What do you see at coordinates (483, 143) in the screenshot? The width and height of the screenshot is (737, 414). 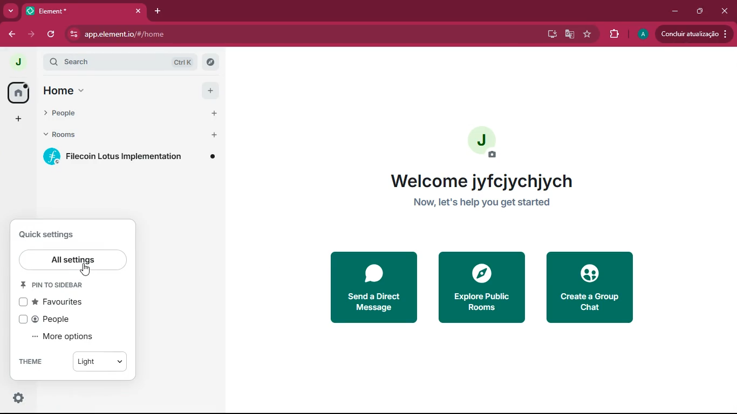 I see `profile picture` at bounding box center [483, 143].